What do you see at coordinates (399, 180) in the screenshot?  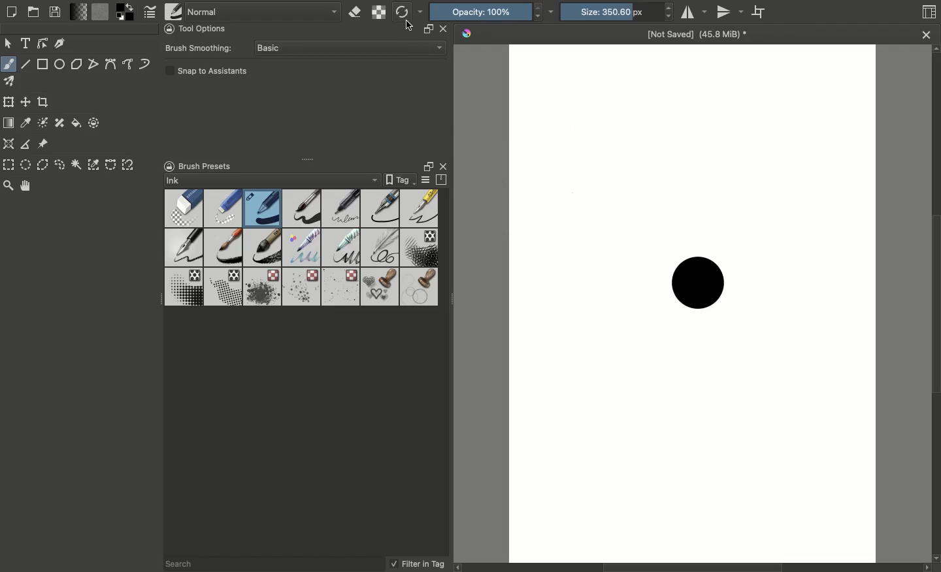 I see `Tag` at bounding box center [399, 180].